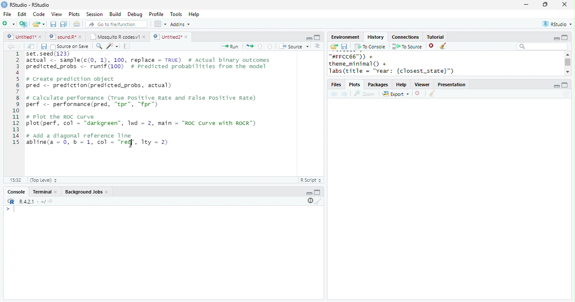 The height and width of the screenshot is (302, 575). Describe the element at coordinates (115, 14) in the screenshot. I see `Build` at that location.